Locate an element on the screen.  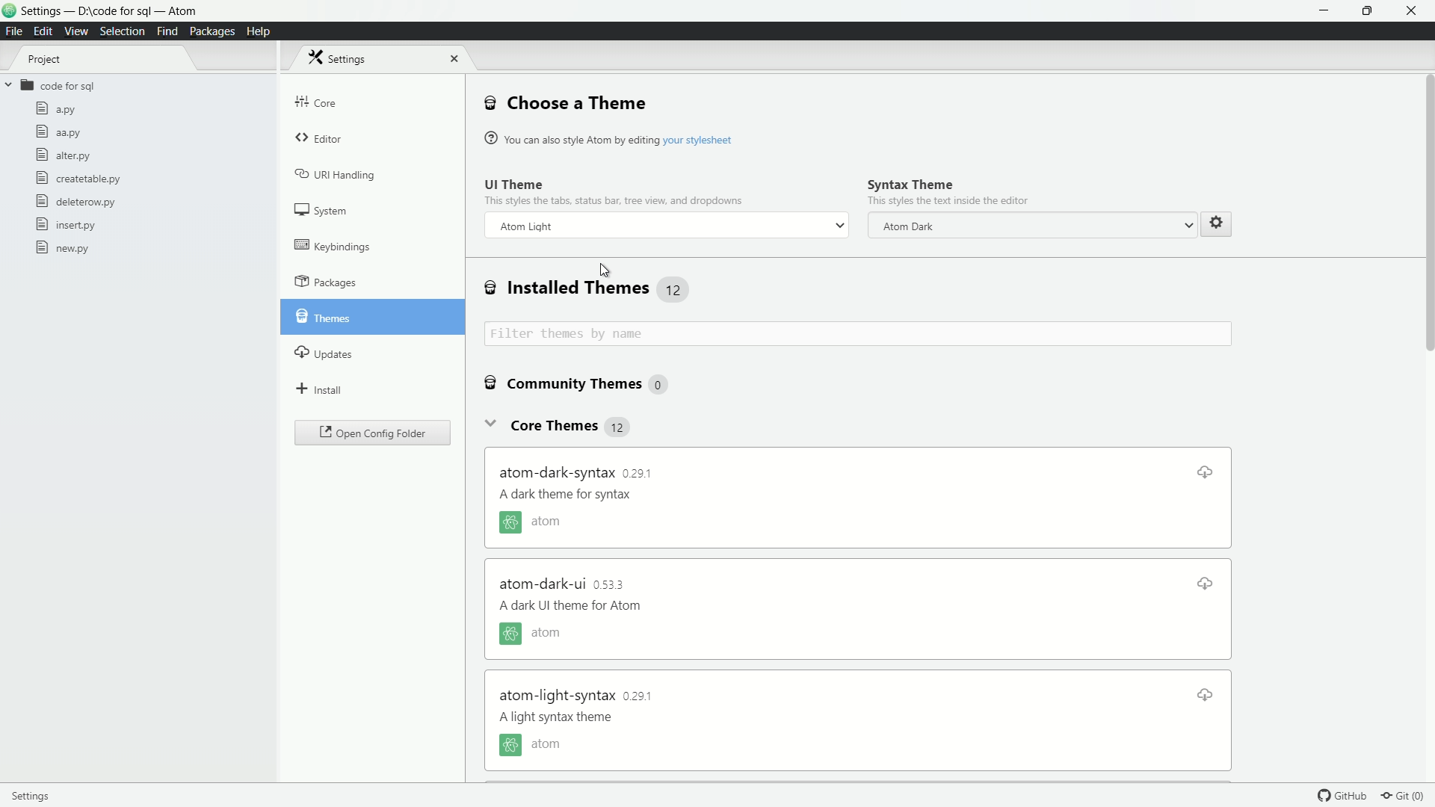
® You can also style Atom by editing your stylesheet is located at coordinates (611, 140).